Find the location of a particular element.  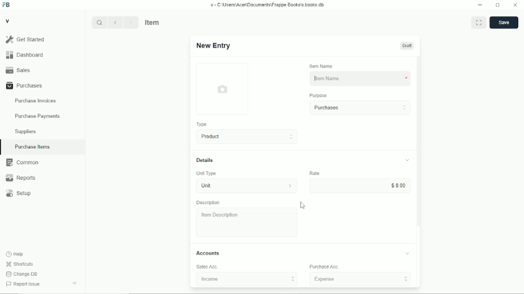

unit information is located at coordinates (290, 185).